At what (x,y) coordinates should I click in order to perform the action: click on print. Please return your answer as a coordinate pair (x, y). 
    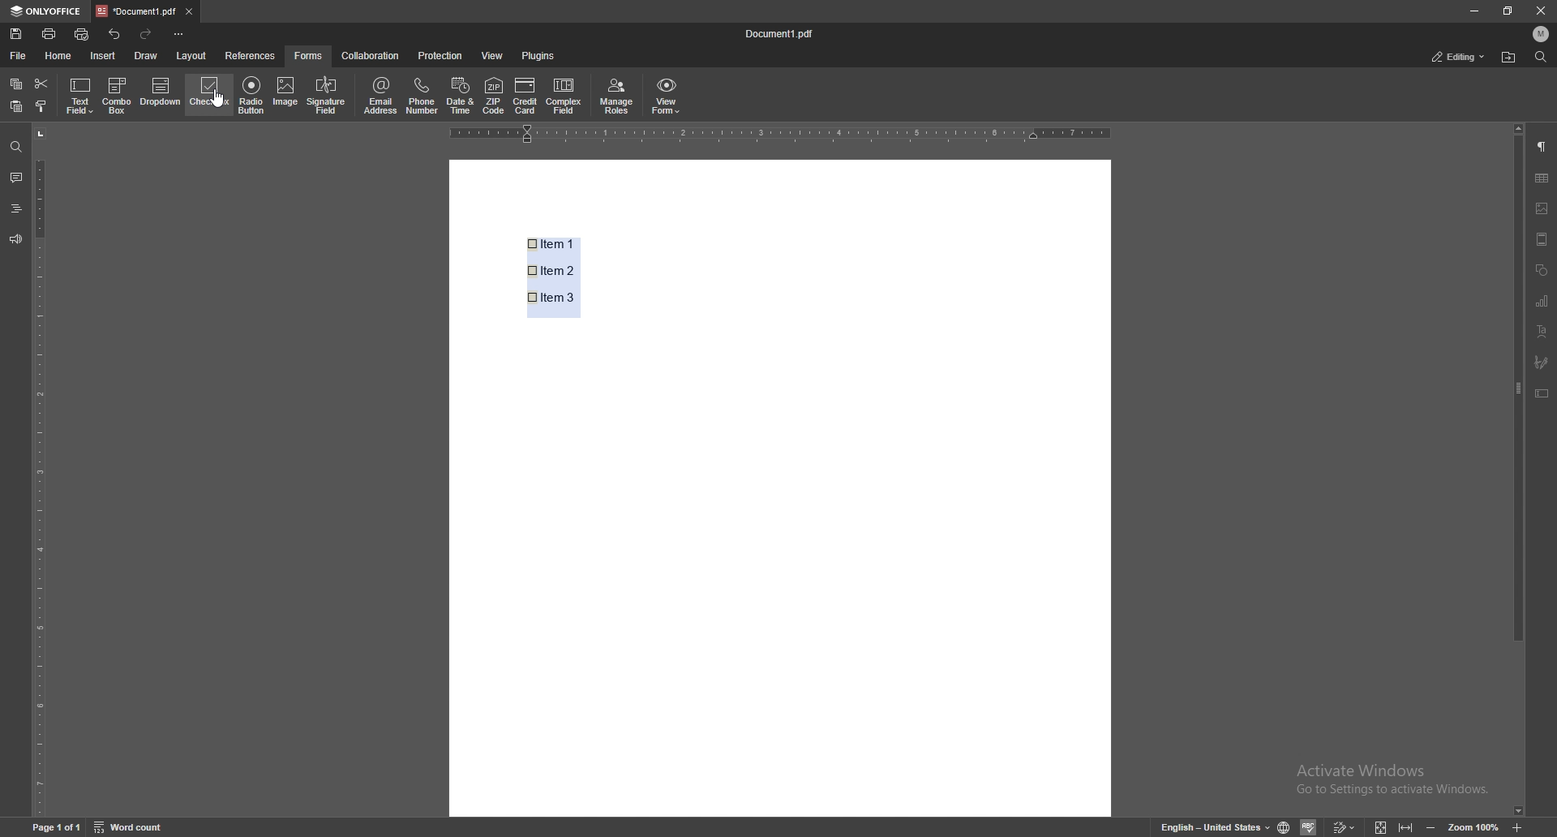
    Looking at the image, I should click on (49, 33).